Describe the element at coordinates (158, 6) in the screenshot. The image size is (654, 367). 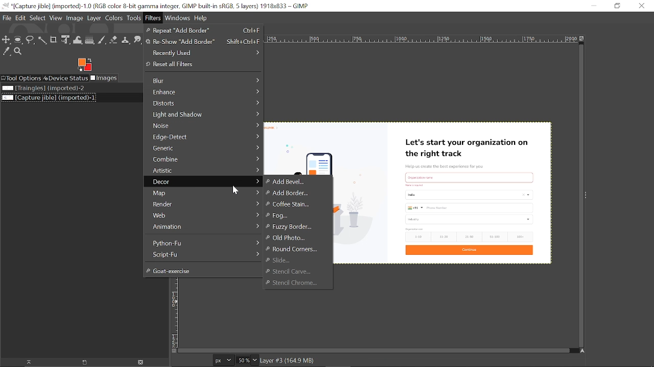
I see `Current window` at that location.